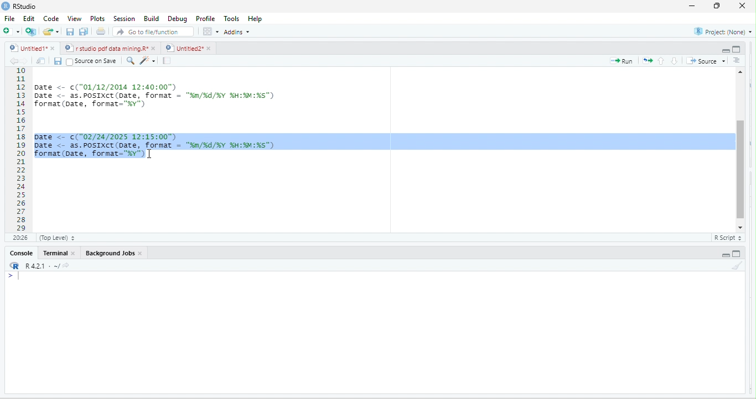  Describe the element at coordinates (151, 33) in the screenshot. I see `go to file/function` at that location.